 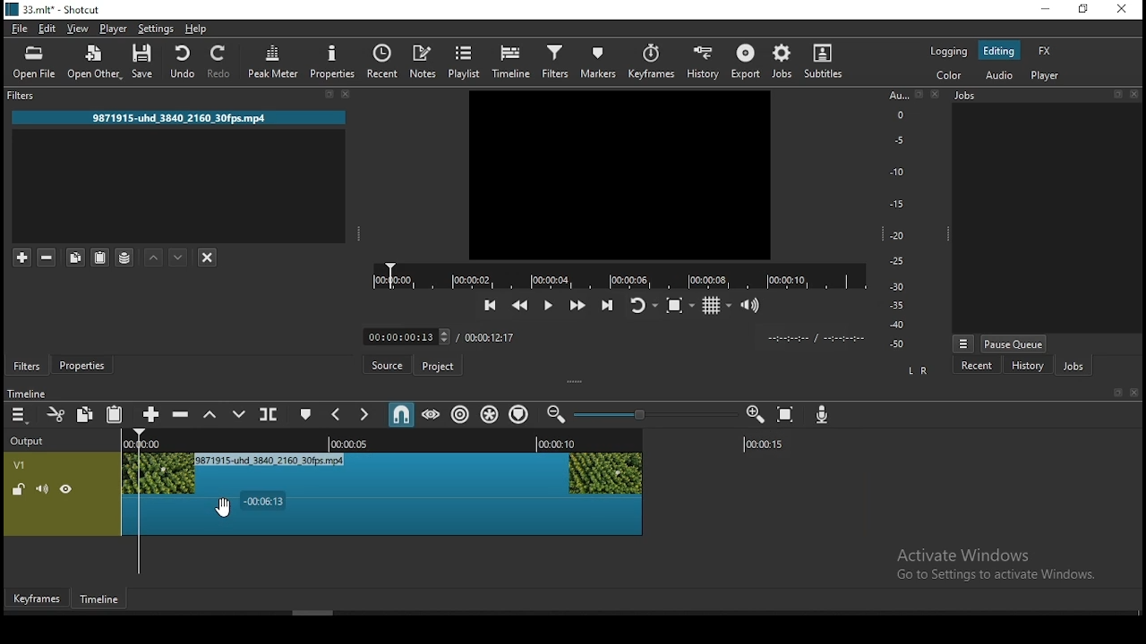 I want to click on player, so click(x=1048, y=77).